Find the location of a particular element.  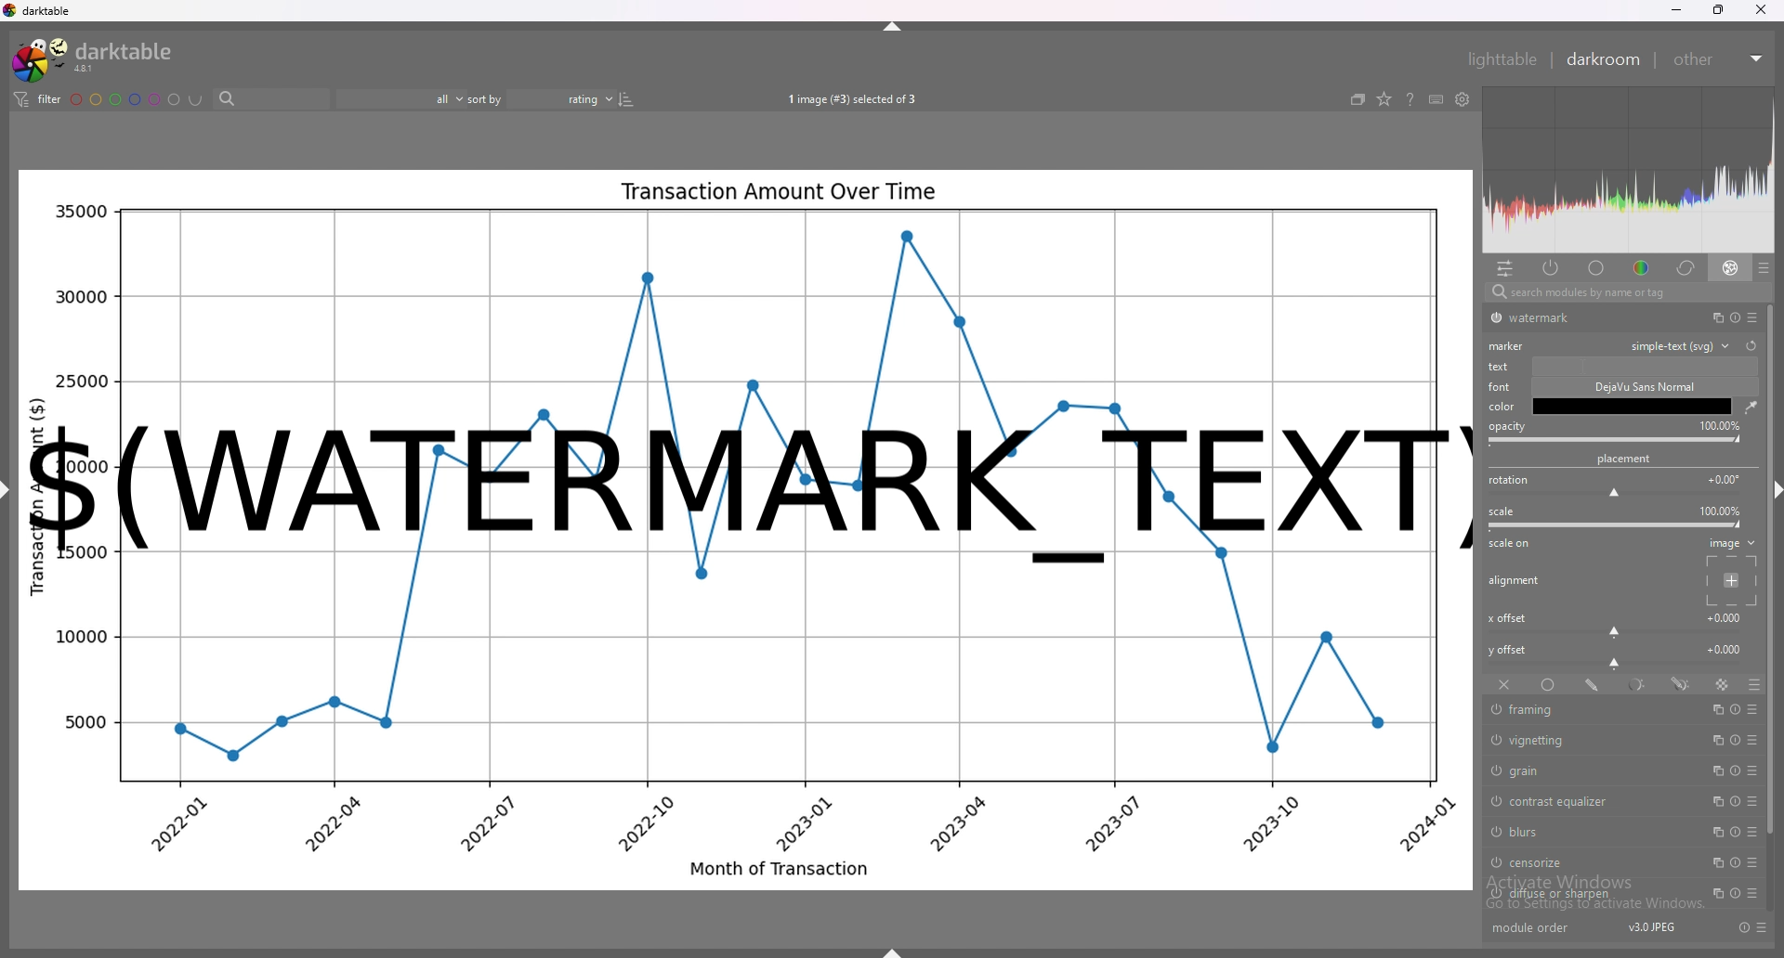

reset is located at coordinates (1733, 317).